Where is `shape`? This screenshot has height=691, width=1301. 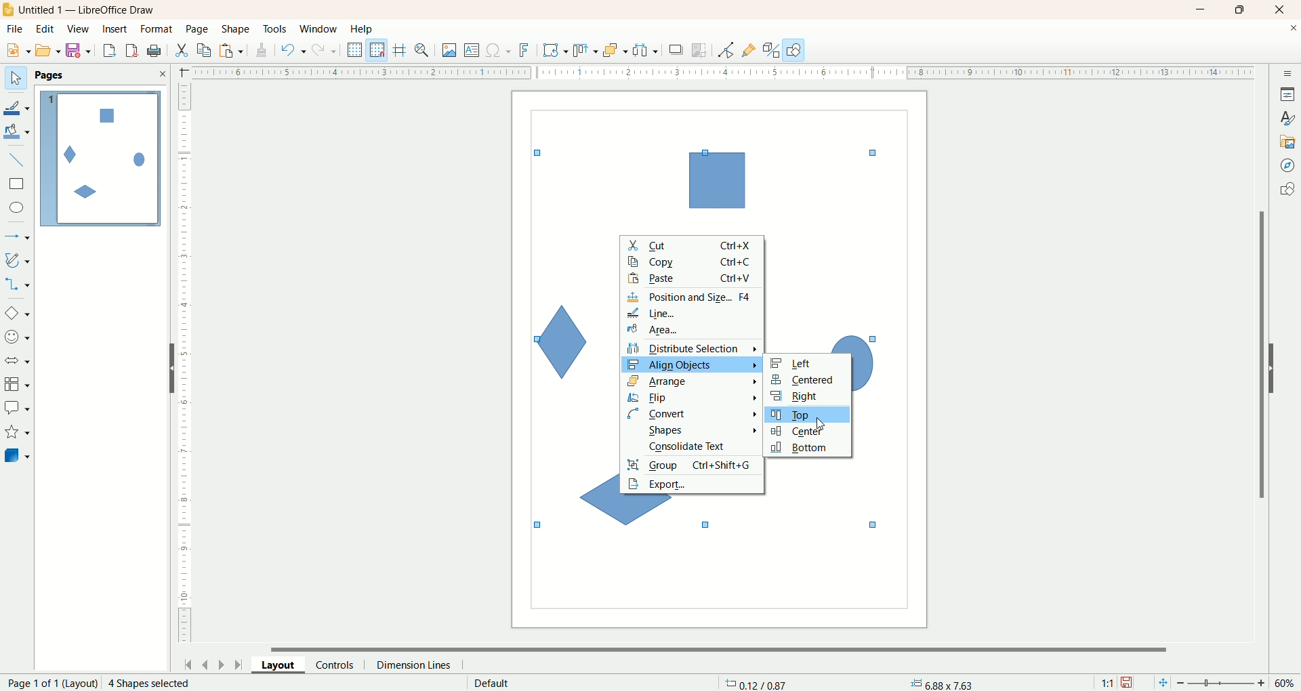
shape is located at coordinates (236, 30).